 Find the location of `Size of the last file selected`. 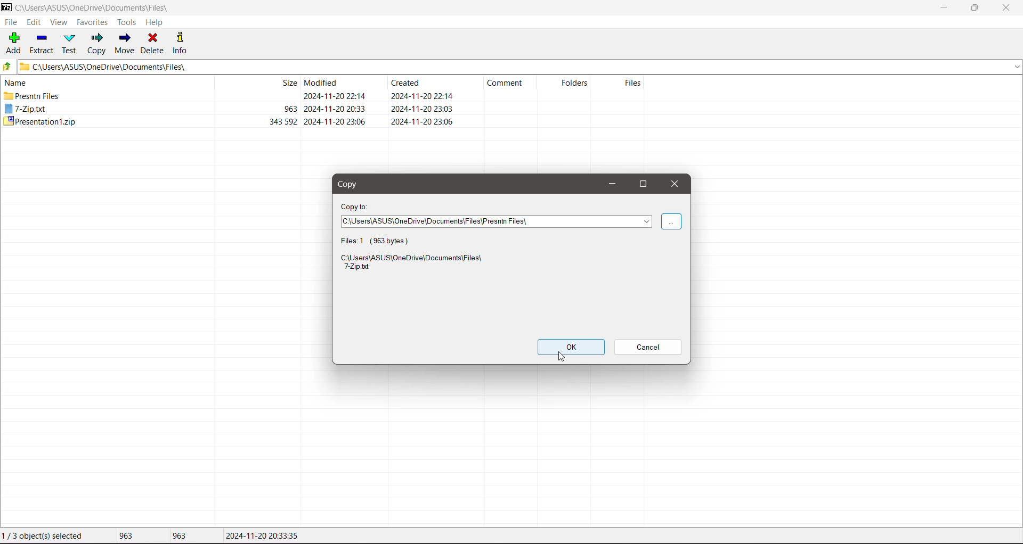

Size of the last file selected is located at coordinates (179, 535).